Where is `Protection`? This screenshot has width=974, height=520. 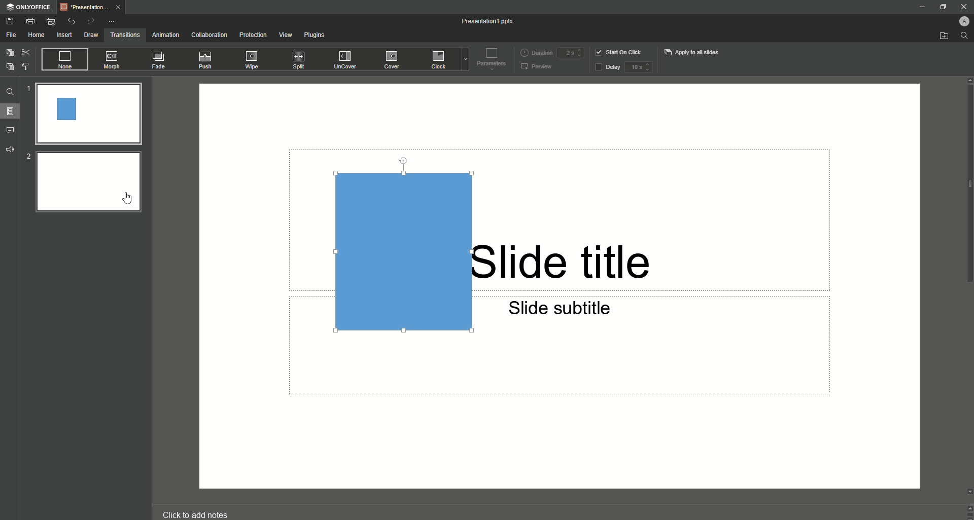
Protection is located at coordinates (253, 35).